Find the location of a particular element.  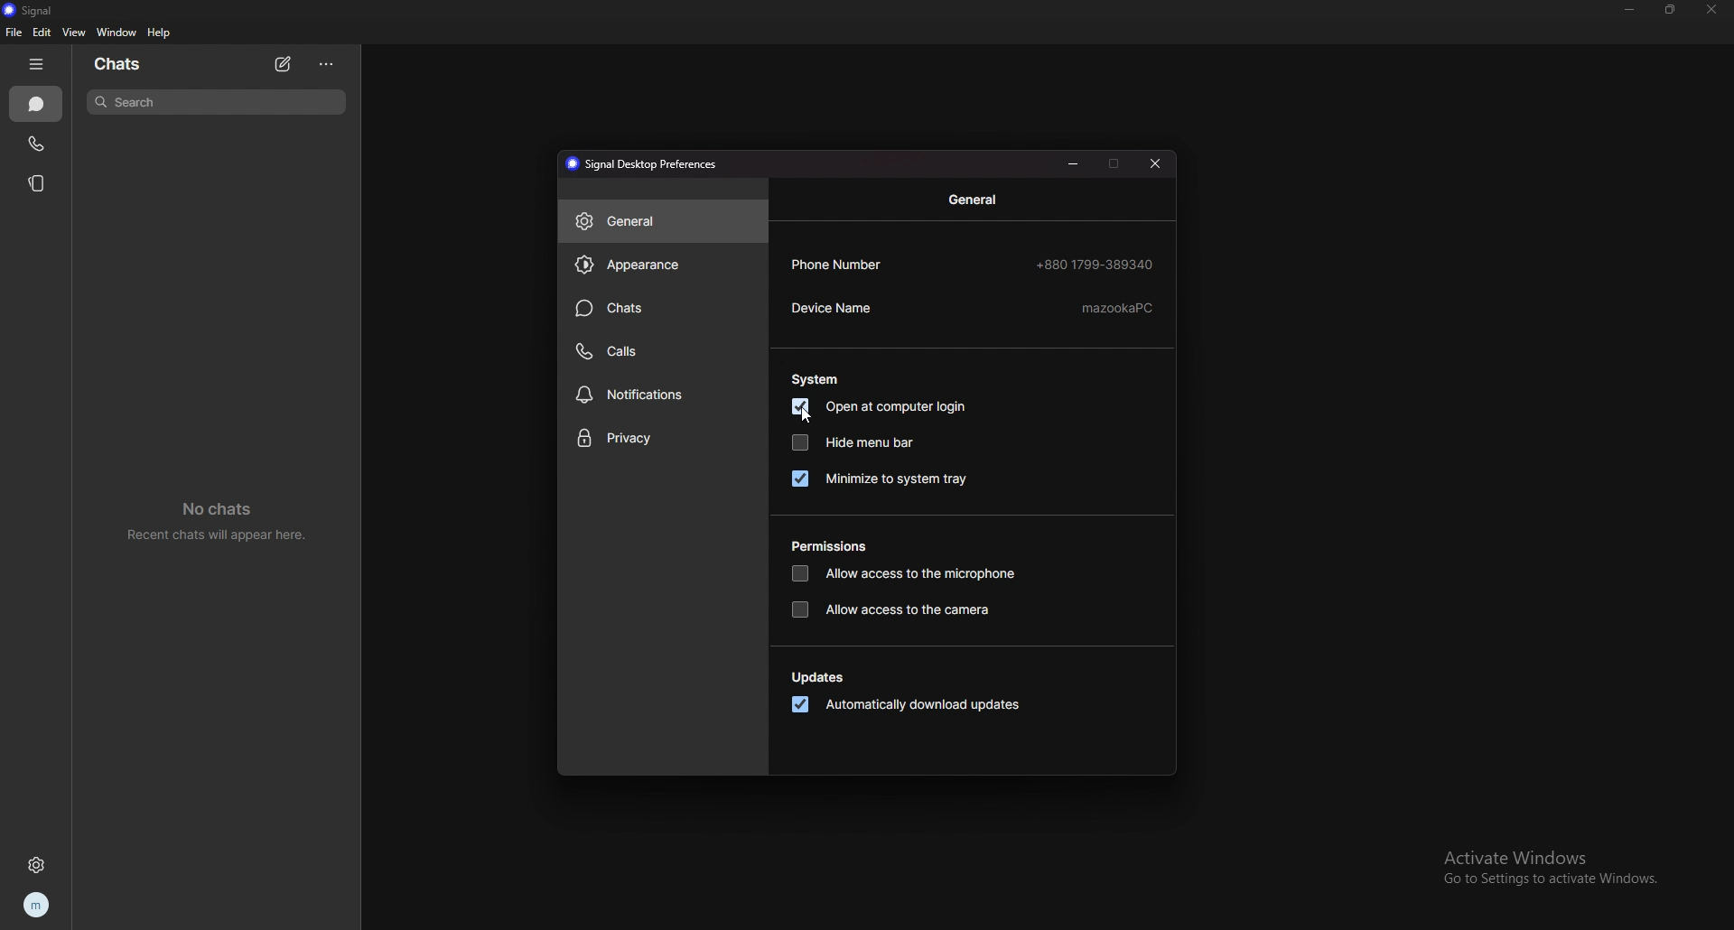

allow access to camera is located at coordinates (896, 610).